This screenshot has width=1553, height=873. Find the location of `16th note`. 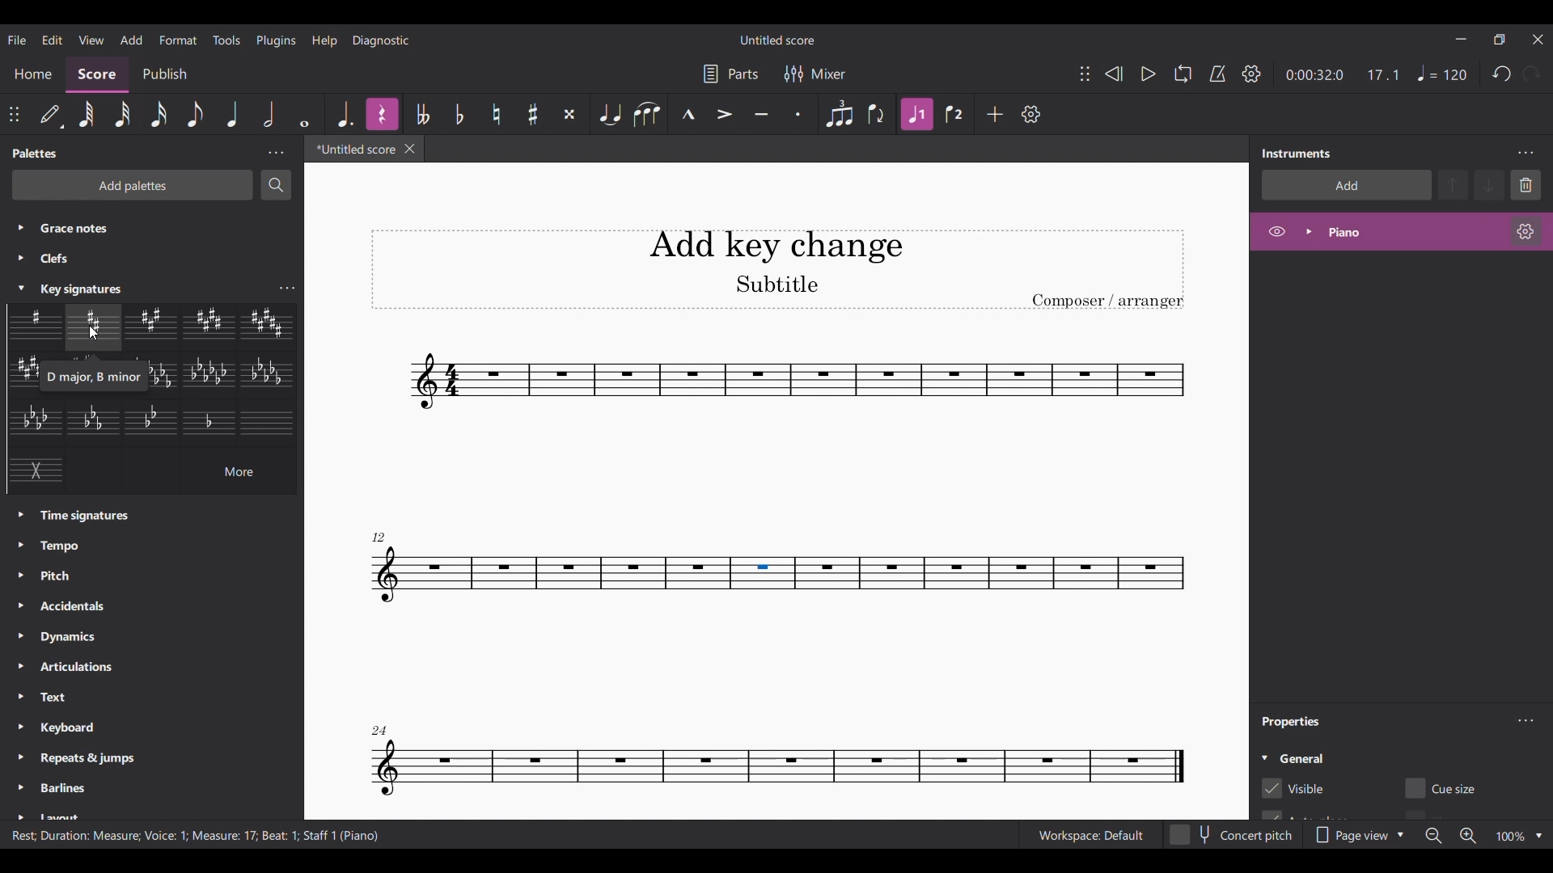

16th note is located at coordinates (159, 114).